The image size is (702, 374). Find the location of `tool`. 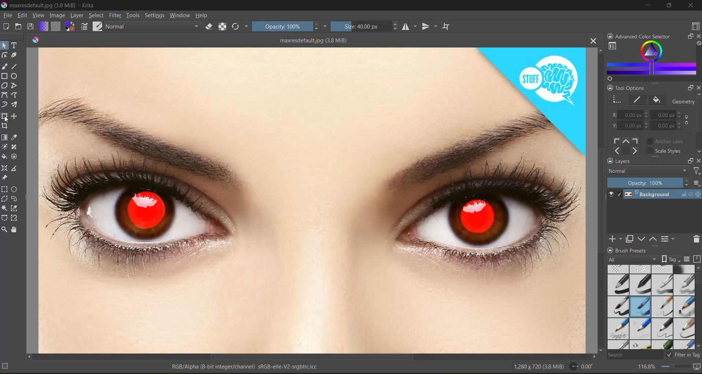

tool is located at coordinates (16, 198).